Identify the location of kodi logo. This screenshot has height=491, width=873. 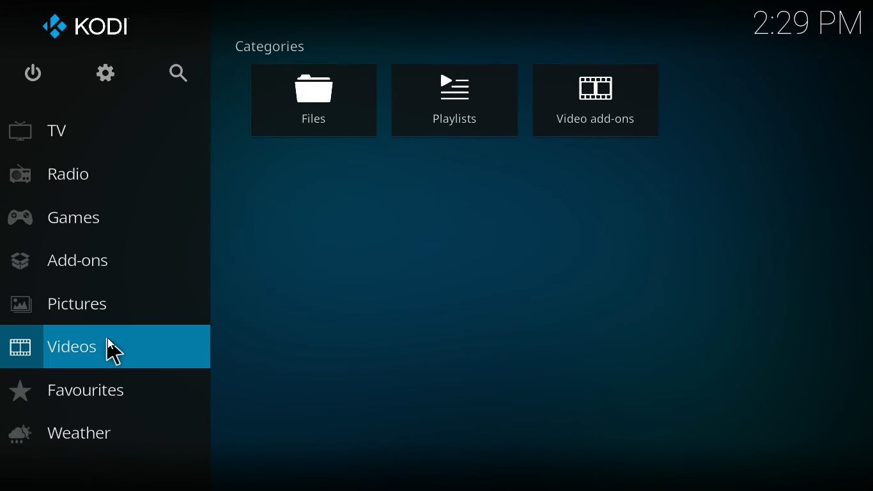
(84, 25).